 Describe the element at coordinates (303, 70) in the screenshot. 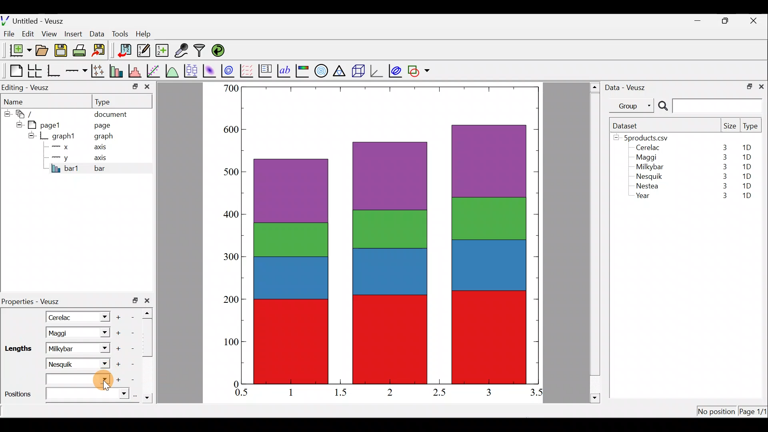

I see `Image color bar` at that location.